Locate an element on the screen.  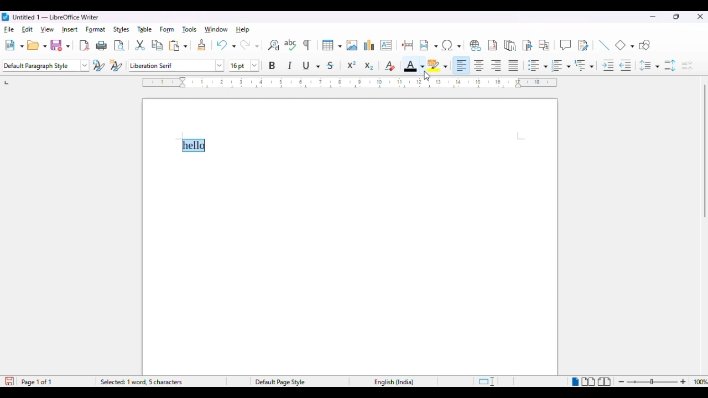
paste is located at coordinates (178, 45).